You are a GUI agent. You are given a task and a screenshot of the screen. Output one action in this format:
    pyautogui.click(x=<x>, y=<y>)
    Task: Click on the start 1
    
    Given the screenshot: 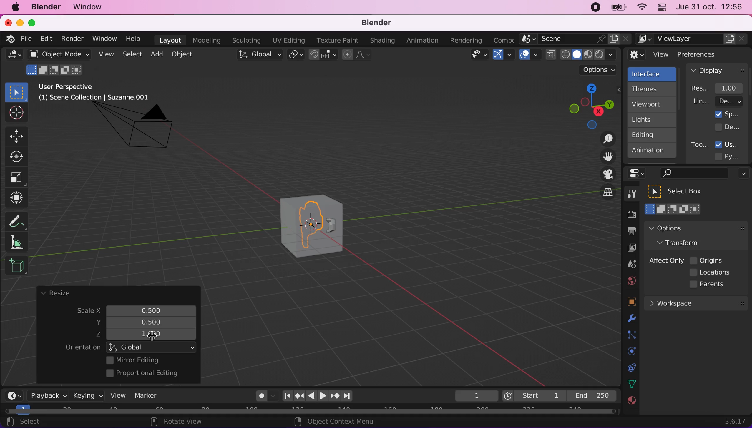 What is the action you would take?
    pyautogui.click(x=533, y=395)
    